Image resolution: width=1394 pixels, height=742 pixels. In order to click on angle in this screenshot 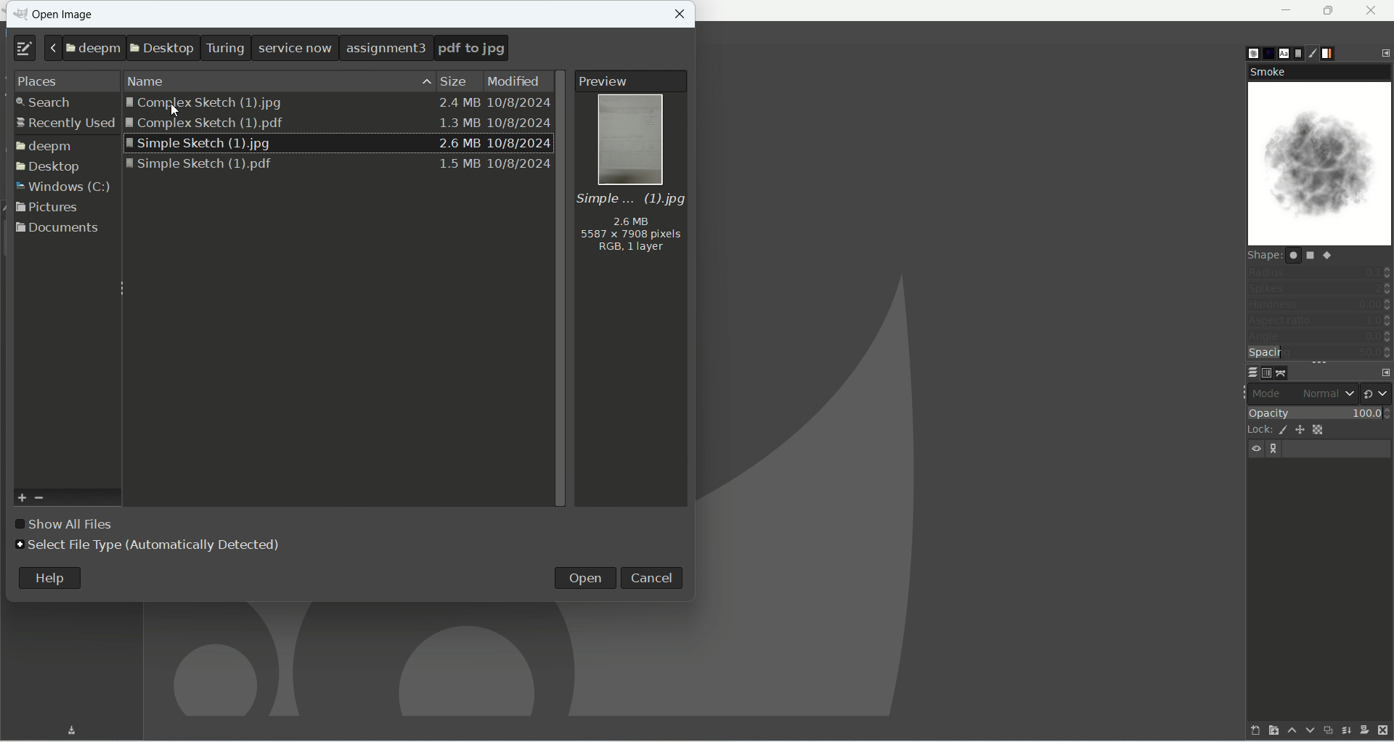, I will do `click(1319, 335)`.